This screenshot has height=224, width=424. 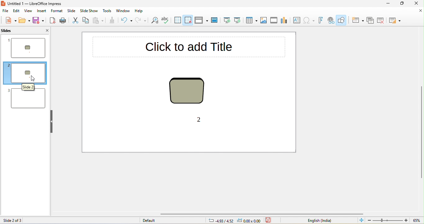 I want to click on image, so click(x=265, y=20).